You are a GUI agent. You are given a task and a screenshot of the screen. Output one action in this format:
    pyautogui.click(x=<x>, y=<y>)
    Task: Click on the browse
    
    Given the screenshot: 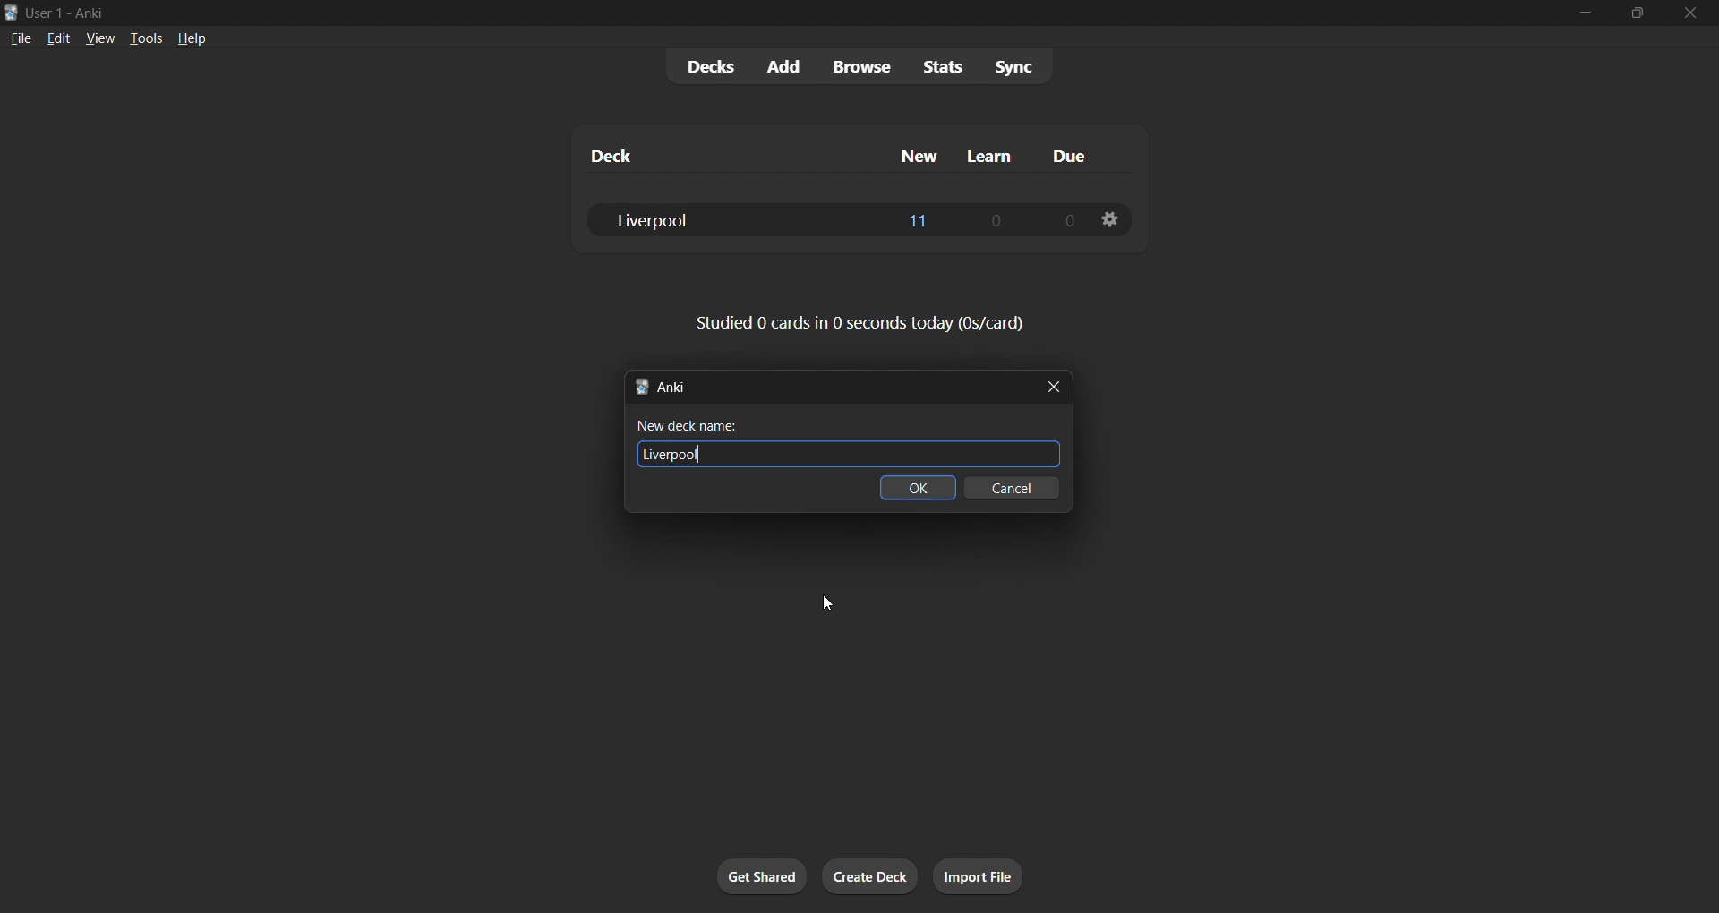 What is the action you would take?
    pyautogui.click(x=858, y=64)
    